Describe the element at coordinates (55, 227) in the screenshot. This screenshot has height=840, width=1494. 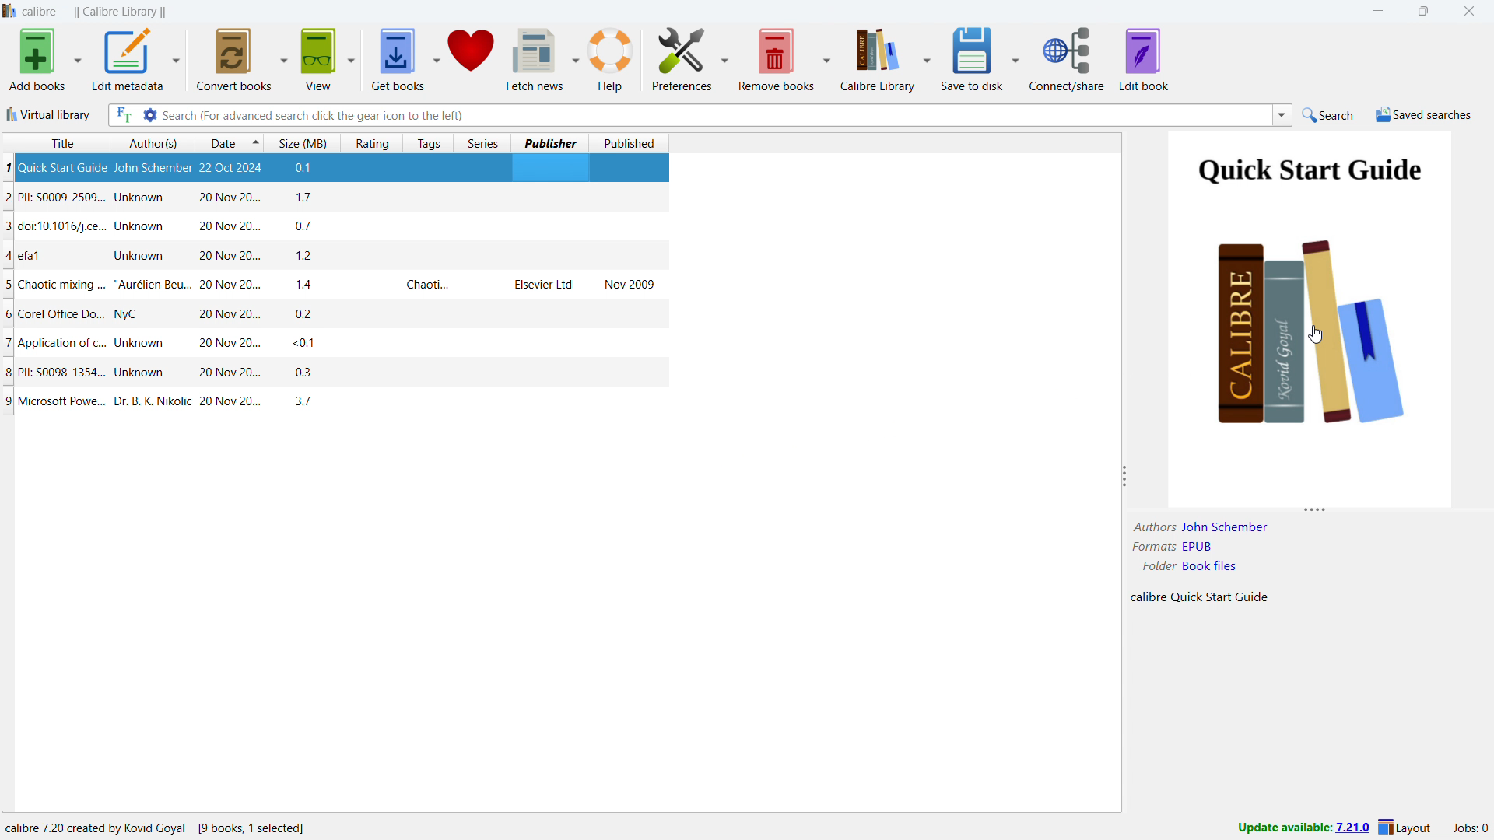
I see `doi:10.1016/j.ce...` at that location.